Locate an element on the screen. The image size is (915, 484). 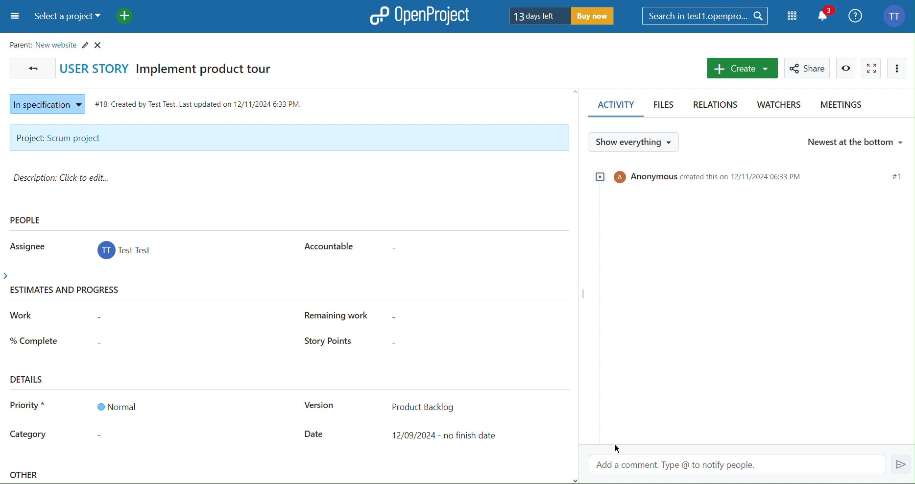
Modules is located at coordinates (793, 16).